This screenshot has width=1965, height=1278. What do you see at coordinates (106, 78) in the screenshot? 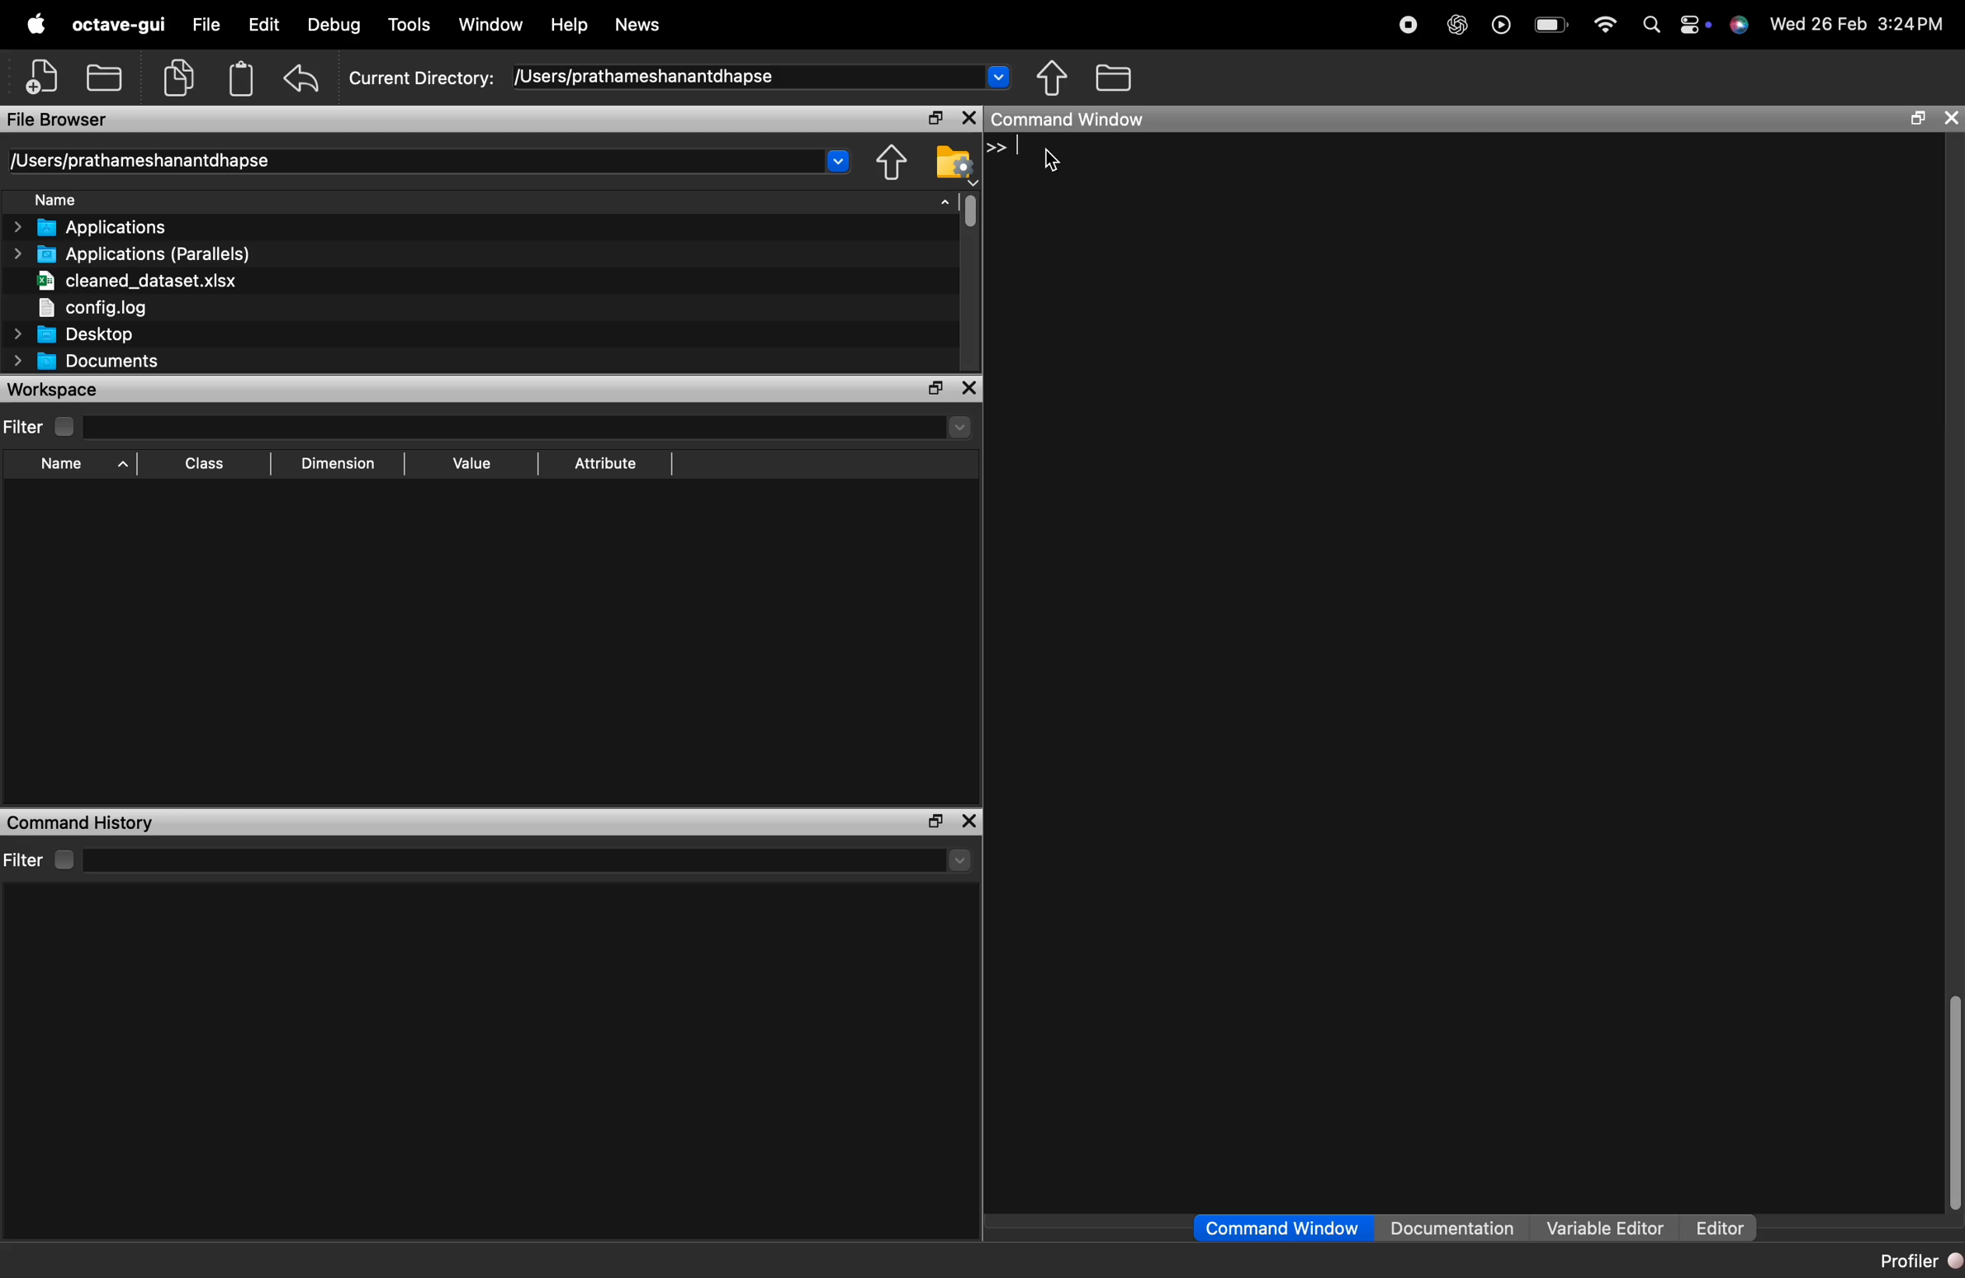
I see `open an existing file in directory` at bounding box center [106, 78].